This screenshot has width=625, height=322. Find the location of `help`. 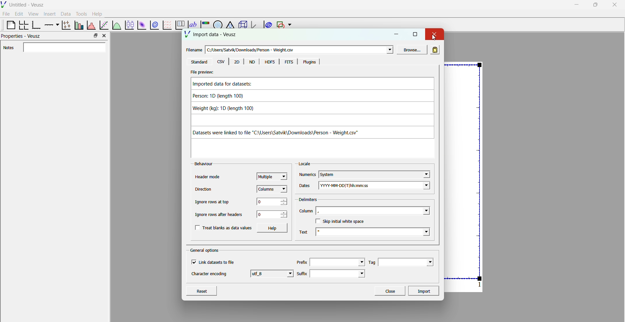

help is located at coordinates (97, 13).